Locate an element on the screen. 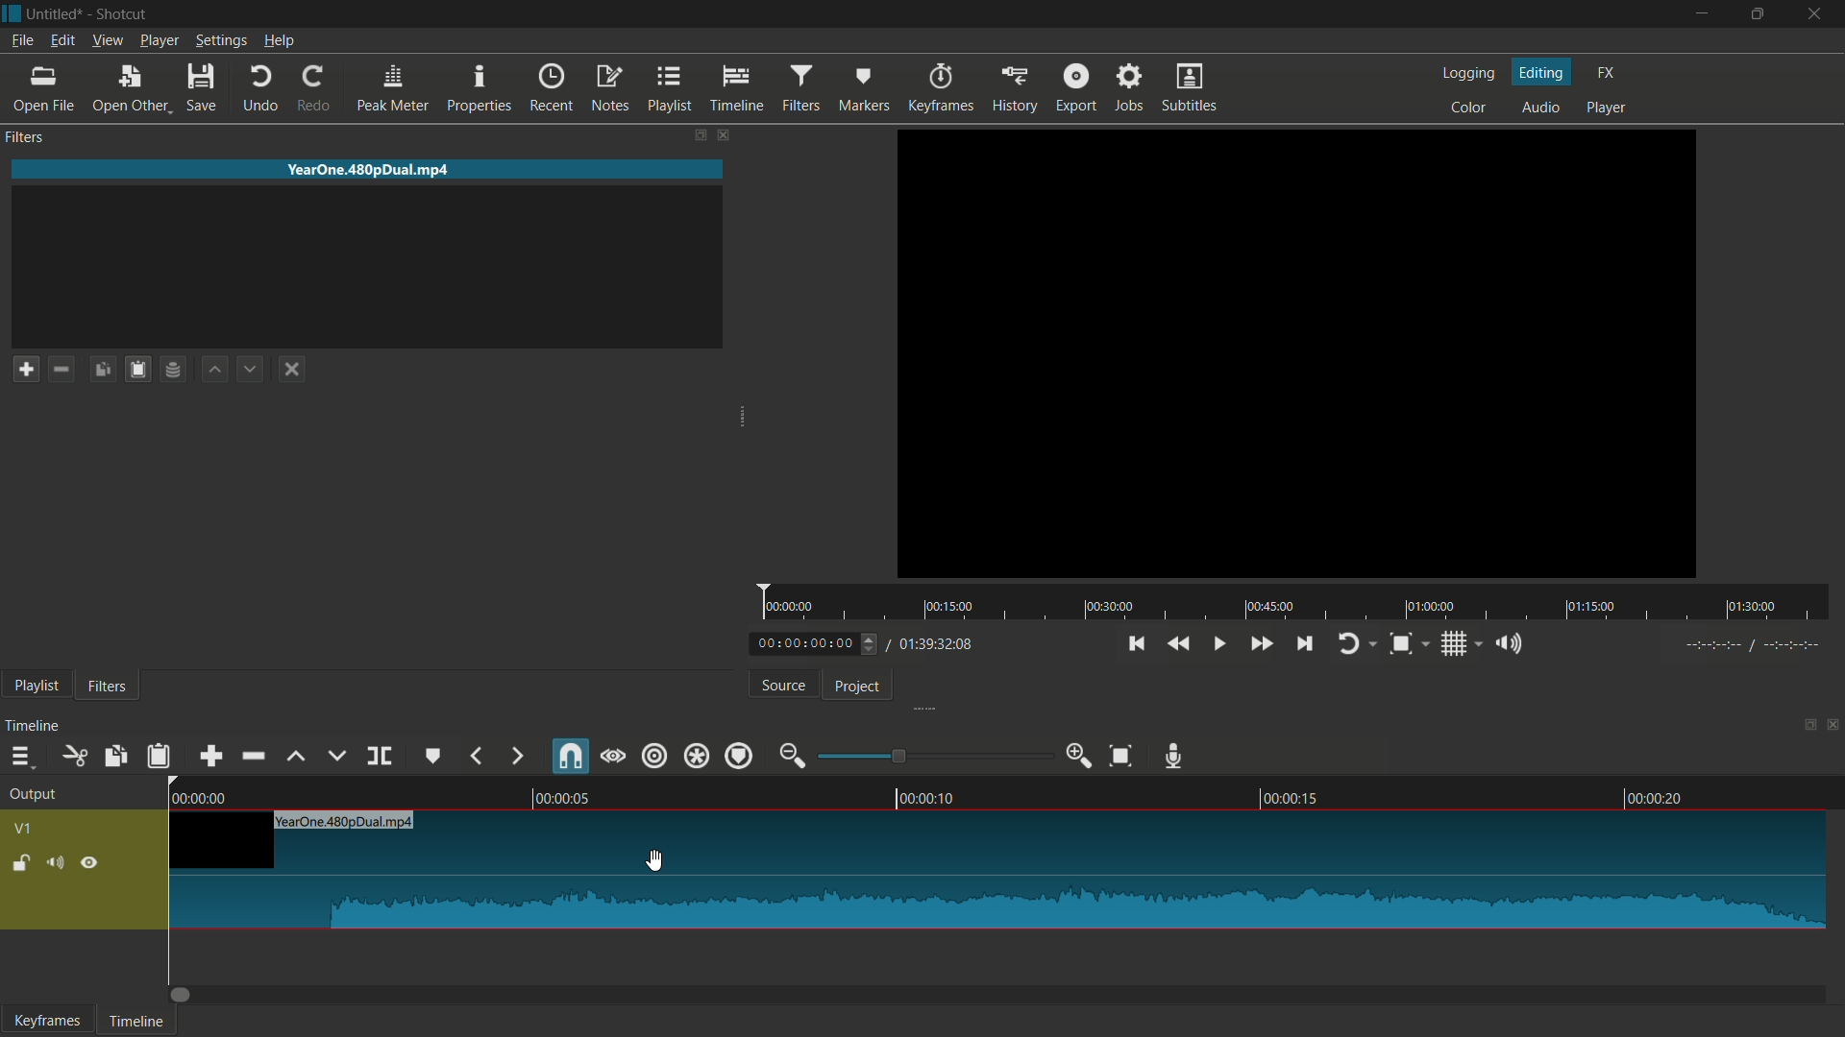 The height and width of the screenshot is (1037, 1845). scrub while dragging is located at coordinates (615, 756).